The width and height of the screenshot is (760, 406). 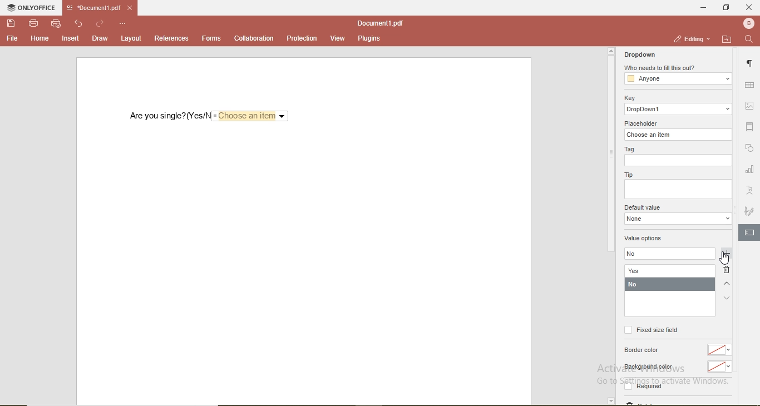 I want to click on empty box, so click(x=678, y=161).